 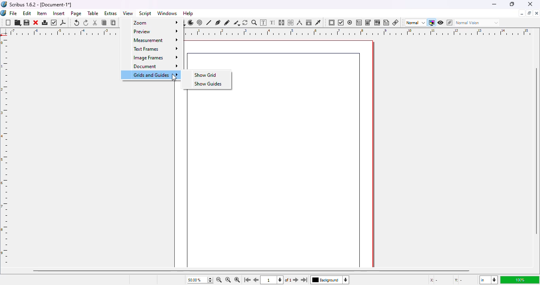 What do you see at coordinates (264, 22) in the screenshot?
I see `edit contents in frame` at bounding box center [264, 22].